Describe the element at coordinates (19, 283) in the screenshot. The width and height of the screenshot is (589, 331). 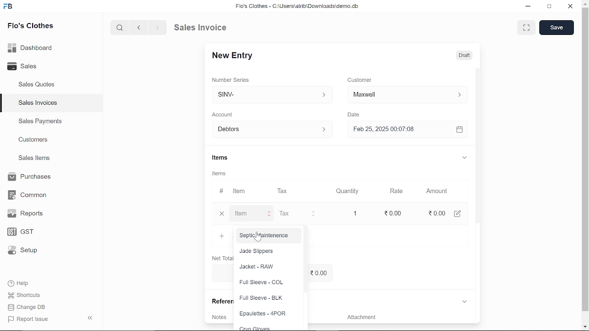
I see `Help` at that location.